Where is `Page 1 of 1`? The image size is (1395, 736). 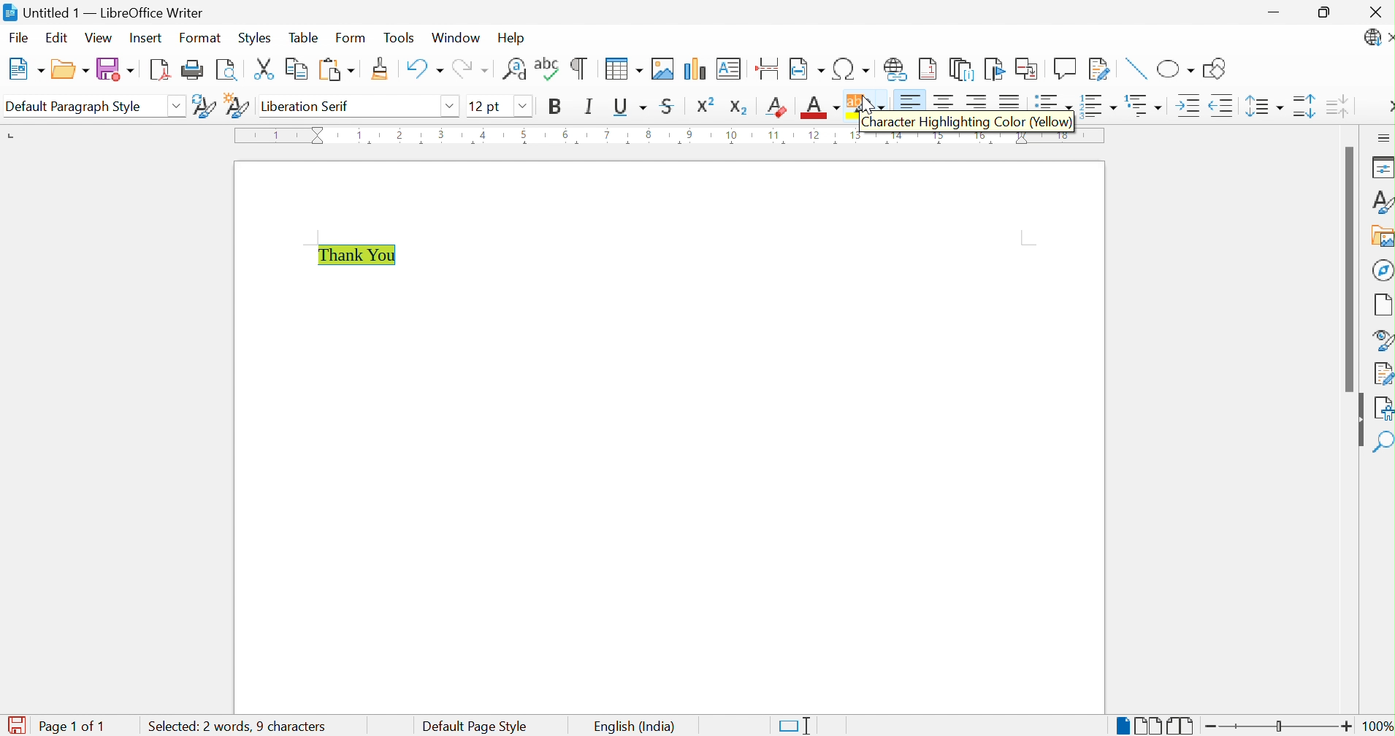
Page 1 of 1 is located at coordinates (75, 727).